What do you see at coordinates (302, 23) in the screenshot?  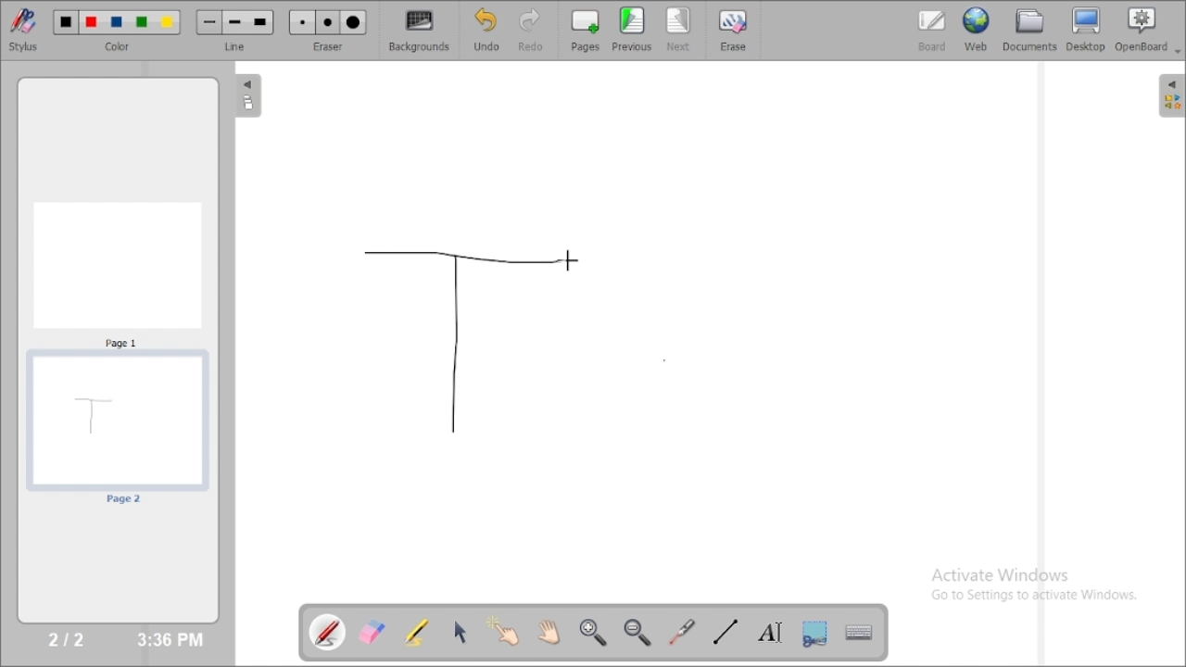 I see `Small eraser` at bounding box center [302, 23].